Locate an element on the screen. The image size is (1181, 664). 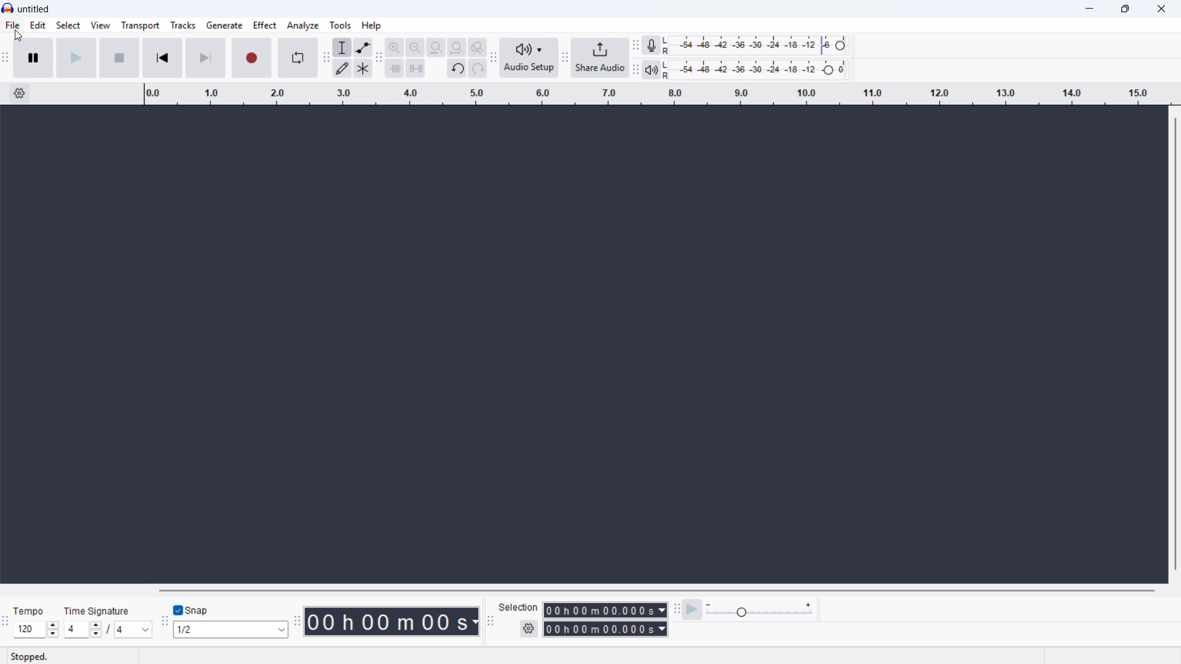
Horizontal scroll bar is located at coordinates (656, 591).